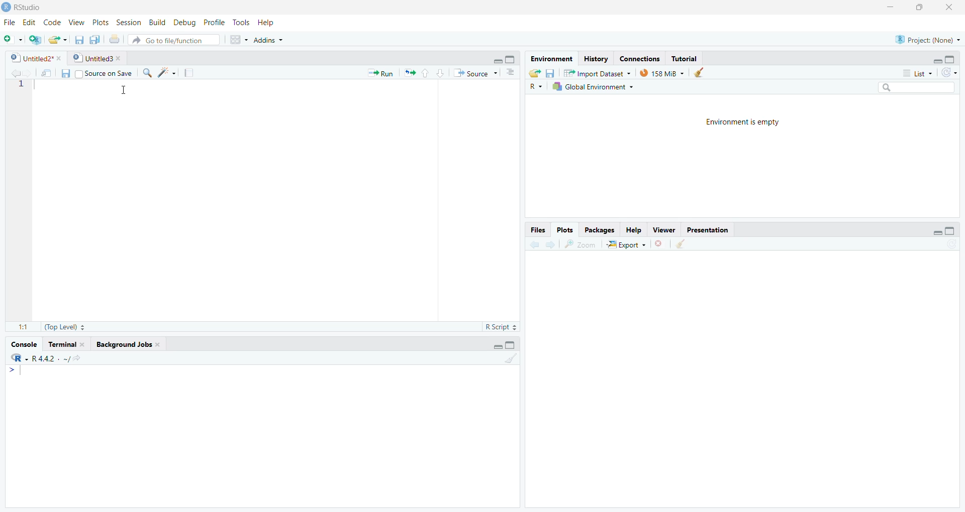  I want to click on , so click(943, 228).